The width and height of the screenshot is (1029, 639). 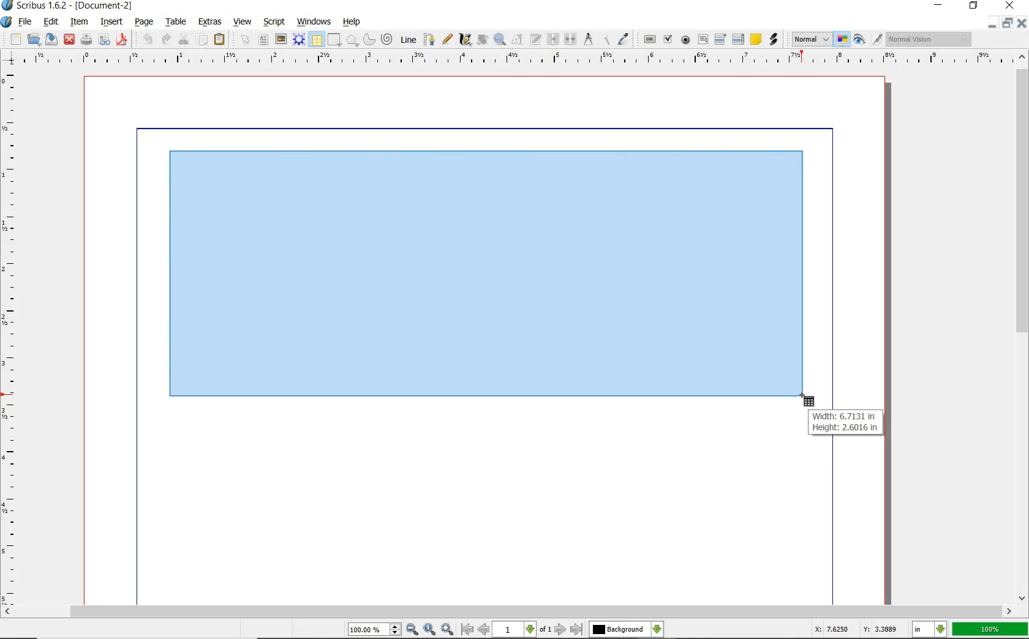 I want to click on polygon, so click(x=352, y=40).